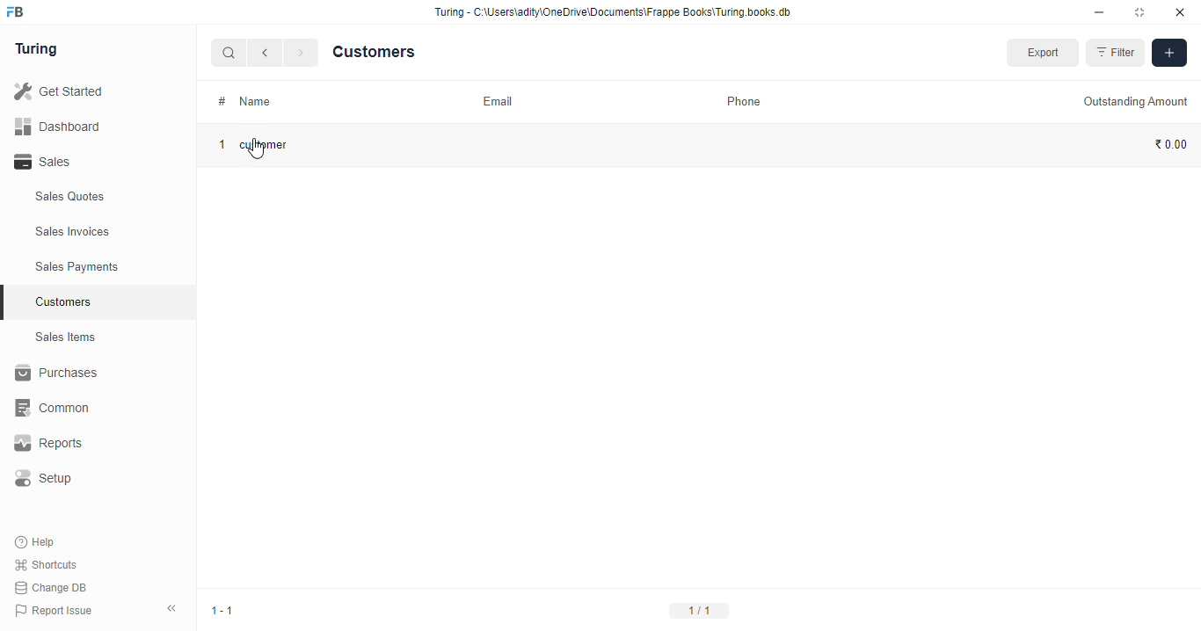 This screenshot has width=1201, height=631. I want to click on 1 customer, so click(257, 142).